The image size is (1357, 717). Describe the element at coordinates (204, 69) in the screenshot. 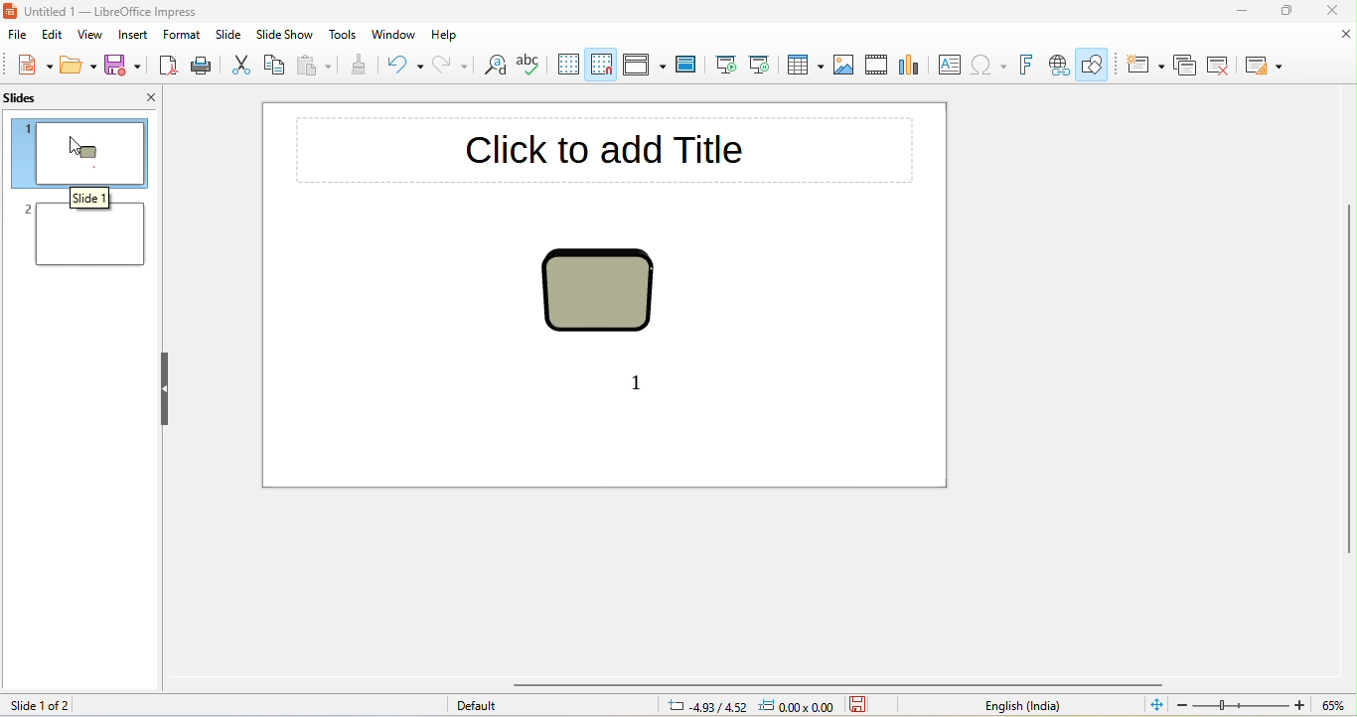

I see `print` at that location.